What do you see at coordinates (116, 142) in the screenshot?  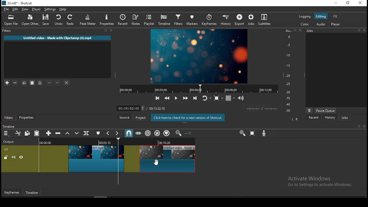 I see `track` at bounding box center [116, 142].